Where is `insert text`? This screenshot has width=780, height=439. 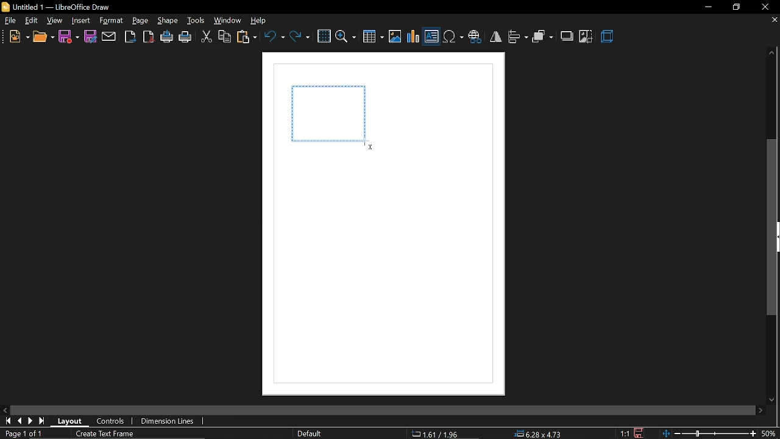 insert text is located at coordinates (431, 38).